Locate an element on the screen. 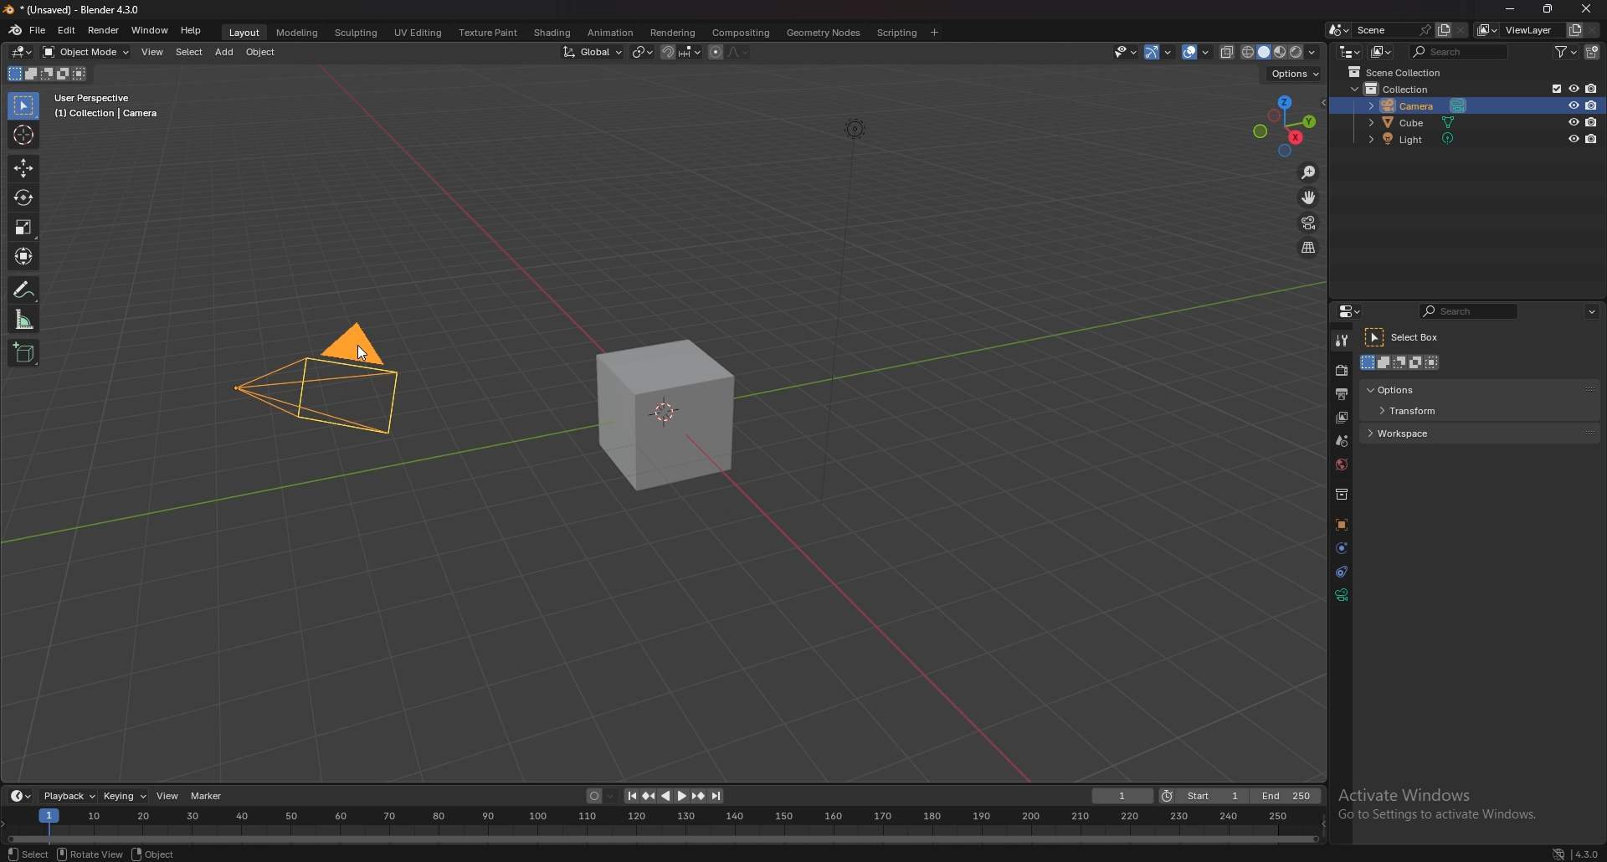 Image resolution: width=1607 pixels, height=862 pixels. cube is located at coordinates (663, 415).